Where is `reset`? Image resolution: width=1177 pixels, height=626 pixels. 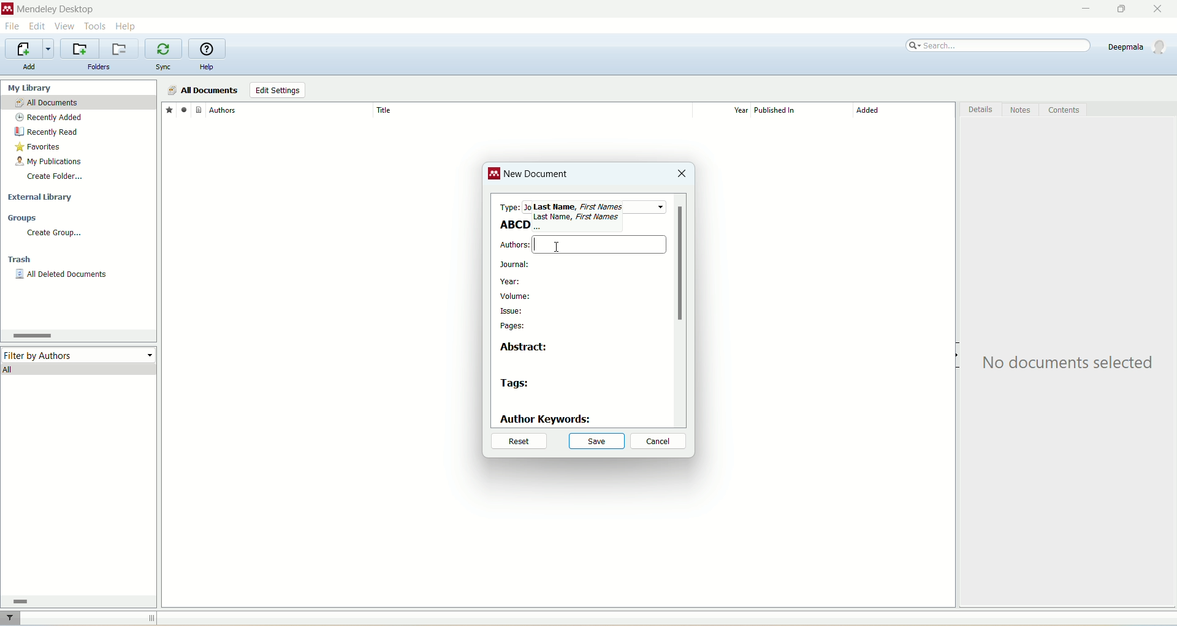 reset is located at coordinates (517, 442).